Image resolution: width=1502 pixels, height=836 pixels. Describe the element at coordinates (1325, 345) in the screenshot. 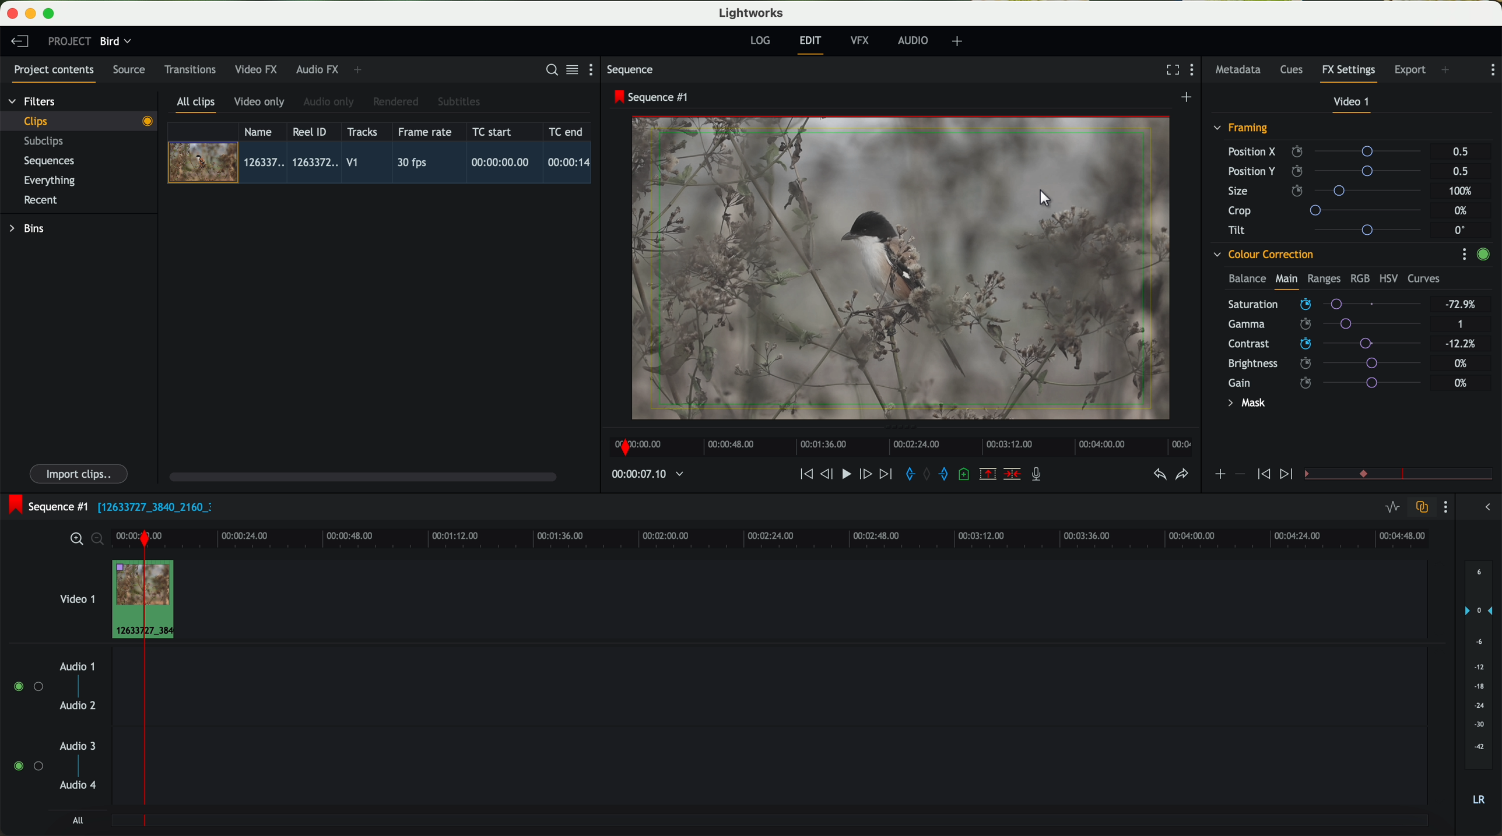

I see `click on contrast` at that location.